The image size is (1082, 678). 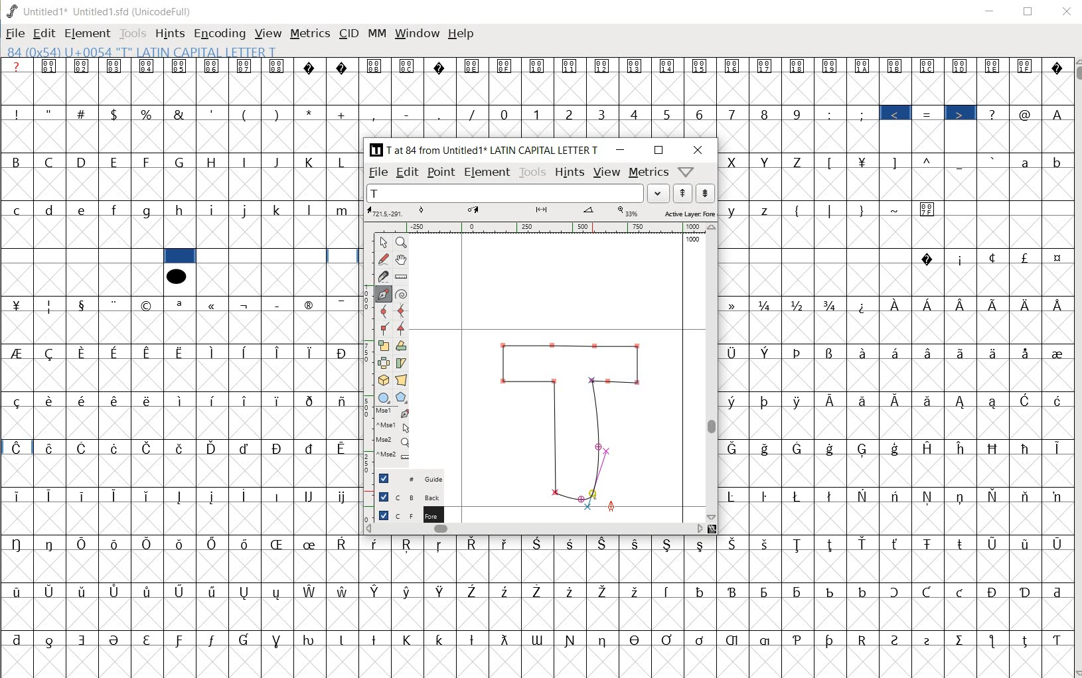 I want to click on ,, so click(x=375, y=114).